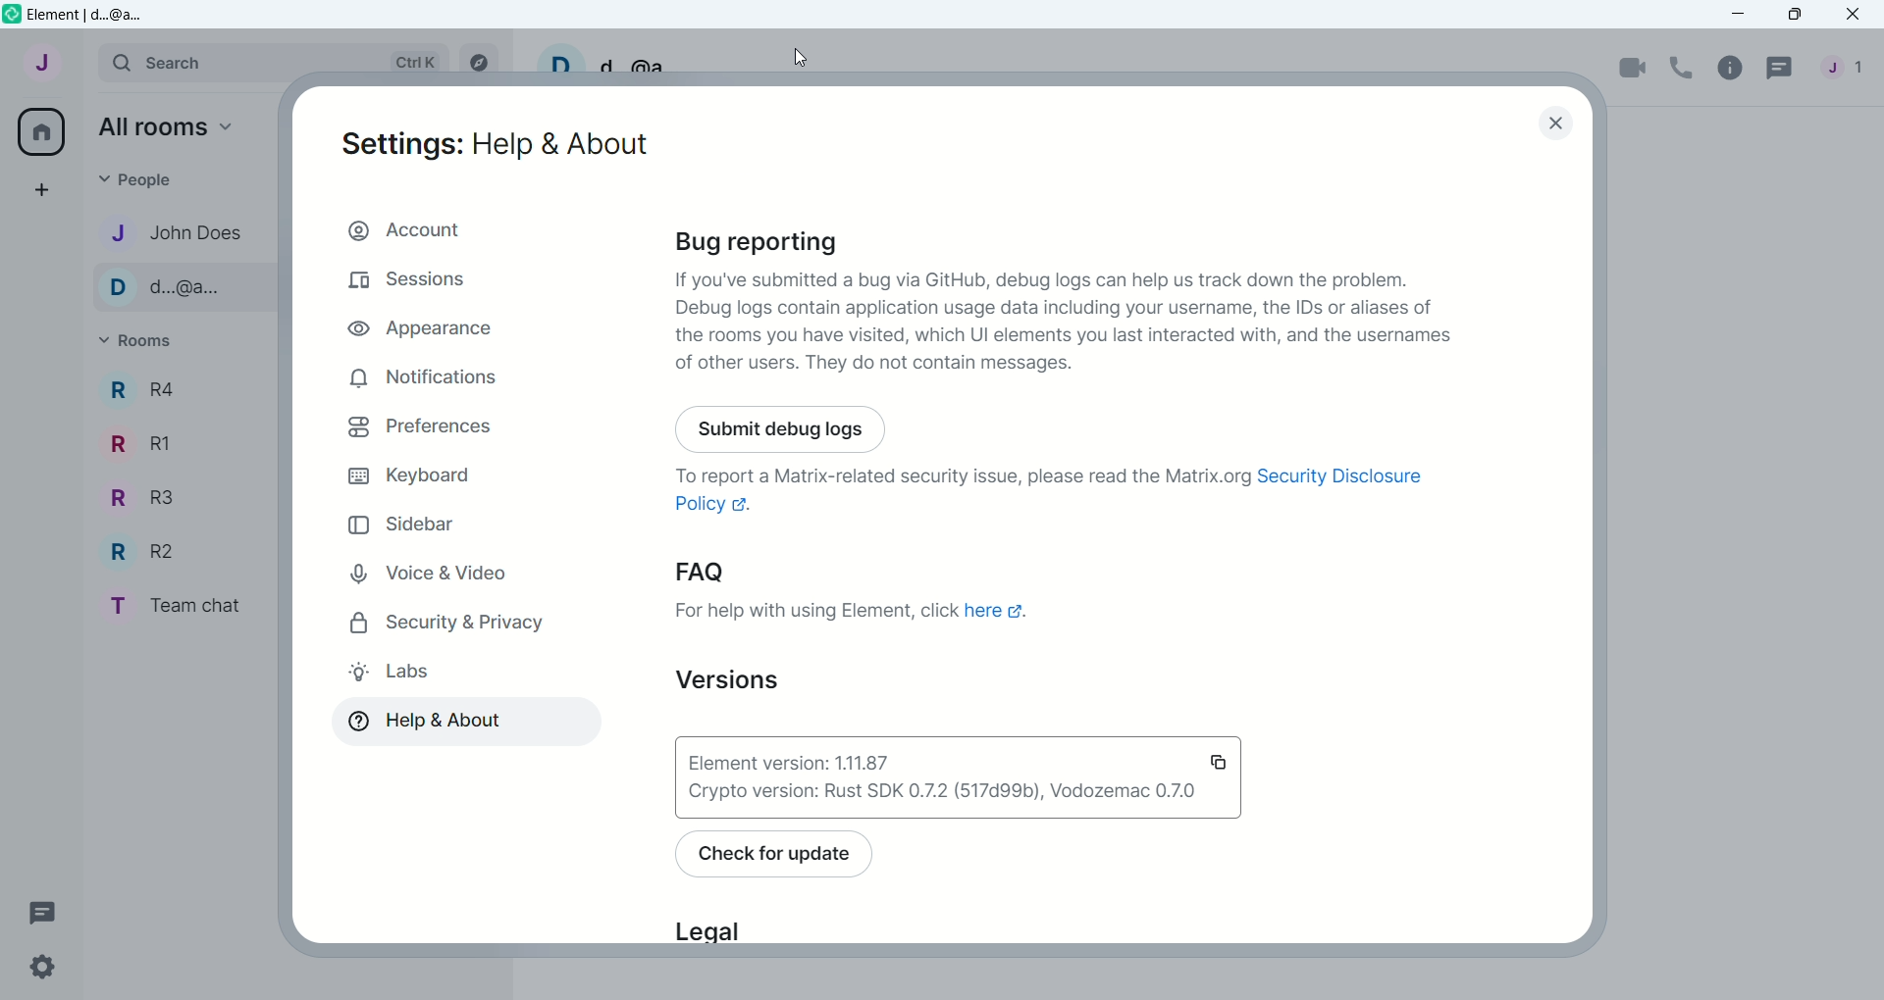 The image size is (1884, 1000). Describe the element at coordinates (1779, 71) in the screenshot. I see `Threads` at that location.